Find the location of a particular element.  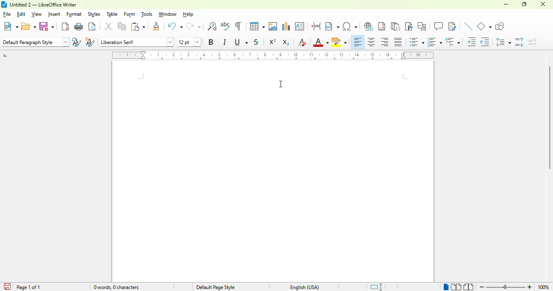

multi-page view is located at coordinates (456, 287).